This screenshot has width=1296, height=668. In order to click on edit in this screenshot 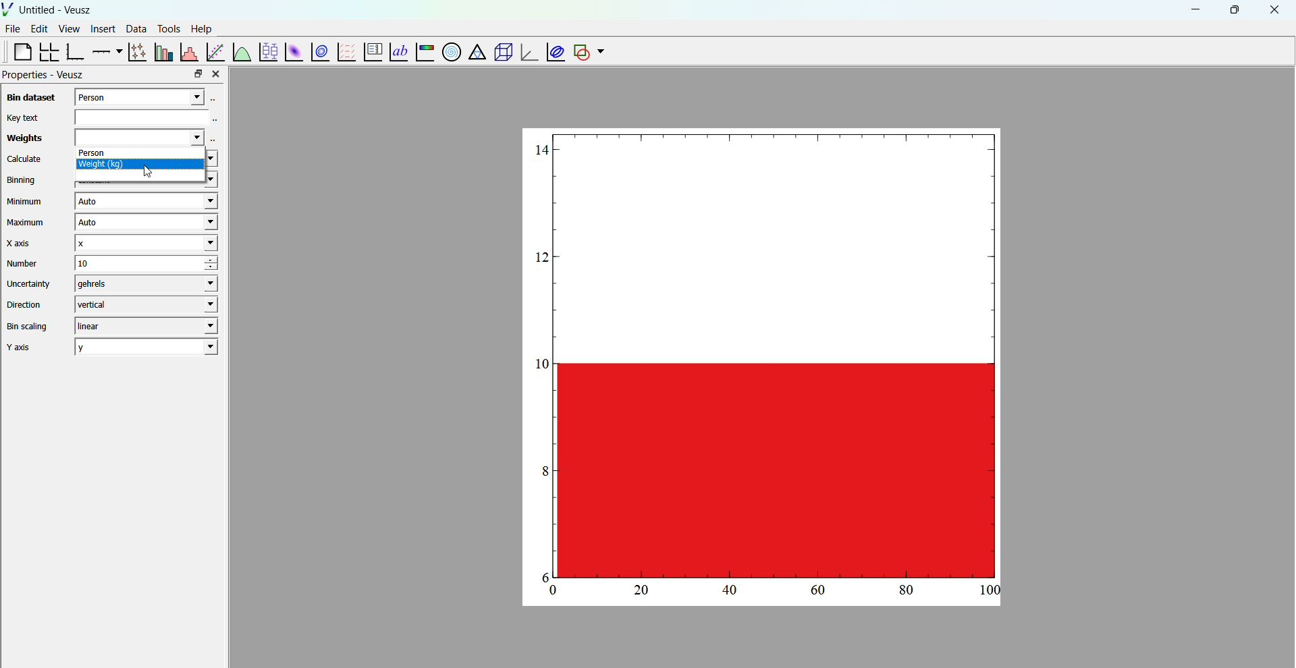, I will do `click(40, 29)`.